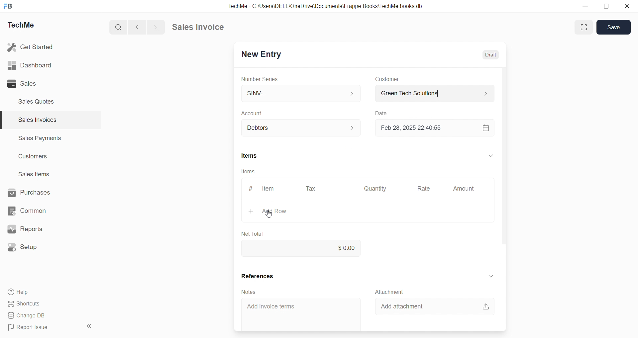  Describe the element at coordinates (255, 113) in the screenshot. I see `Account` at that location.